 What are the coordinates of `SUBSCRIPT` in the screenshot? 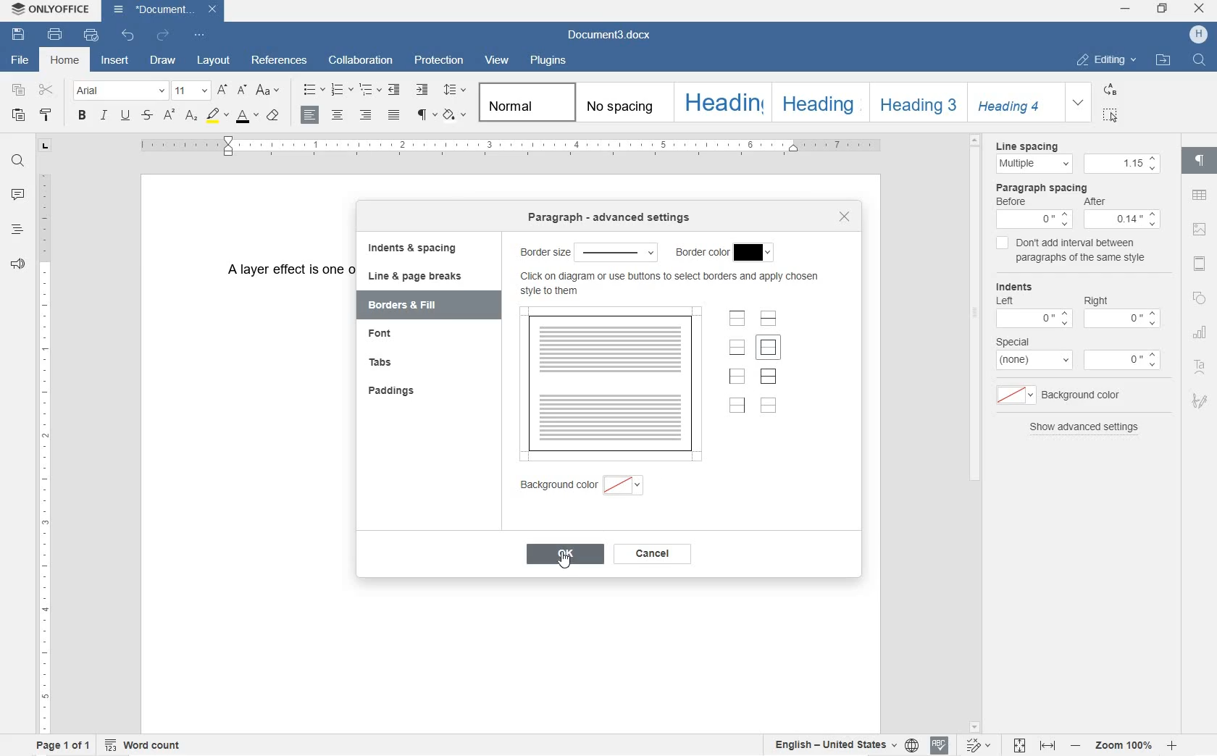 It's located at (191, 116).